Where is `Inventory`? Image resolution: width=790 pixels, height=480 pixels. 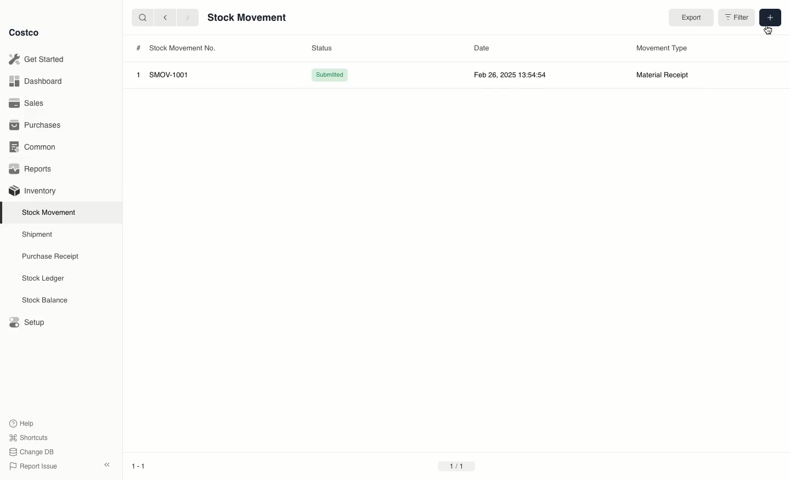
Inventory is located at coordinates (34, 191).